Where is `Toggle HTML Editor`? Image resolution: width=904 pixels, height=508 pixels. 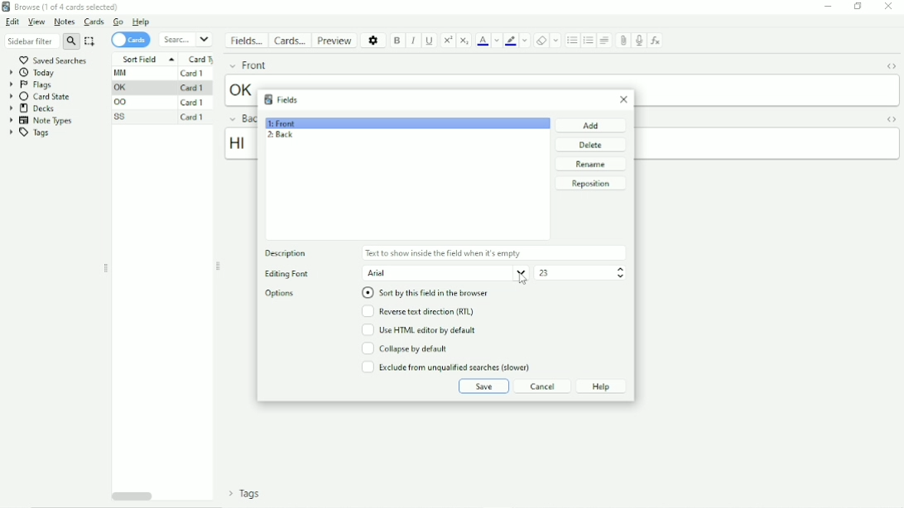
Toggle HTML Editor is located at coordinates (889, 65).